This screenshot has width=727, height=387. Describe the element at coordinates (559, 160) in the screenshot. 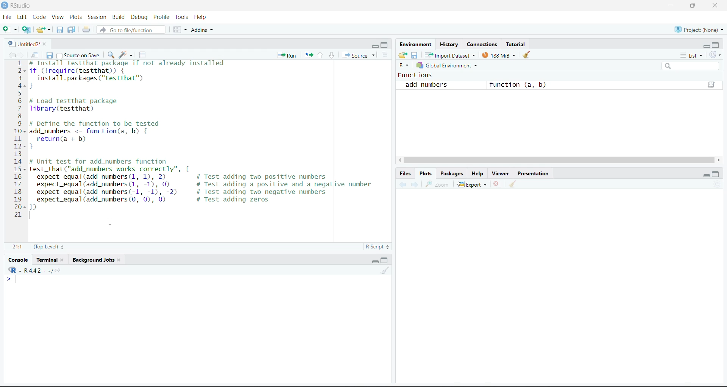

I see `horizontal scroll bar` at that location.